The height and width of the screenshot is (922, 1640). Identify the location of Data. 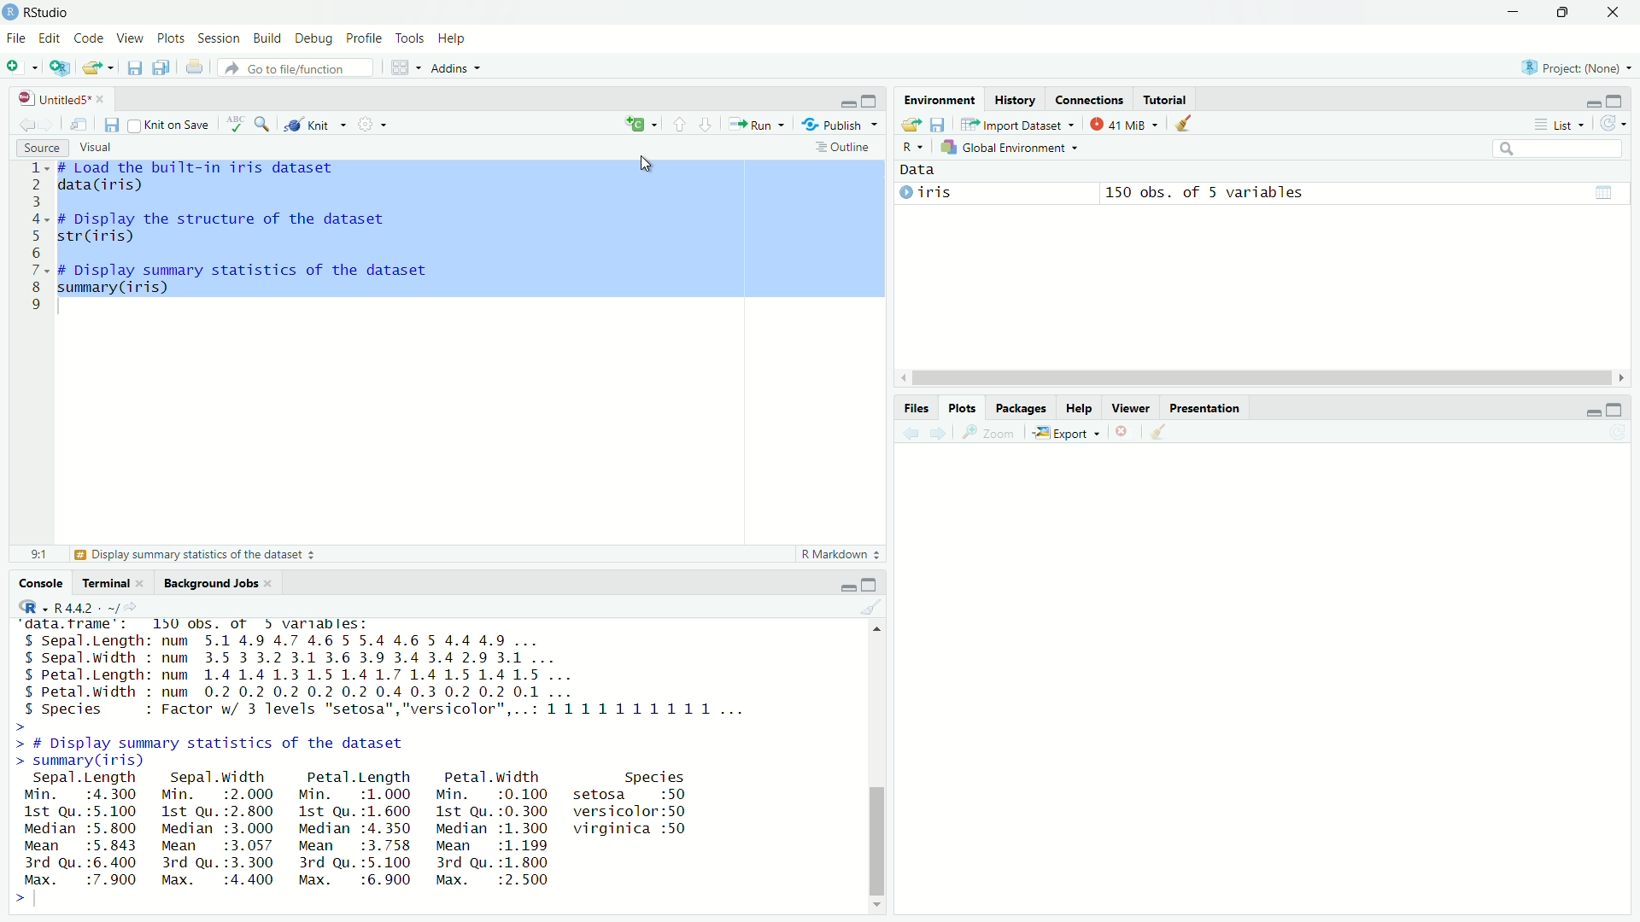
(919, 170).